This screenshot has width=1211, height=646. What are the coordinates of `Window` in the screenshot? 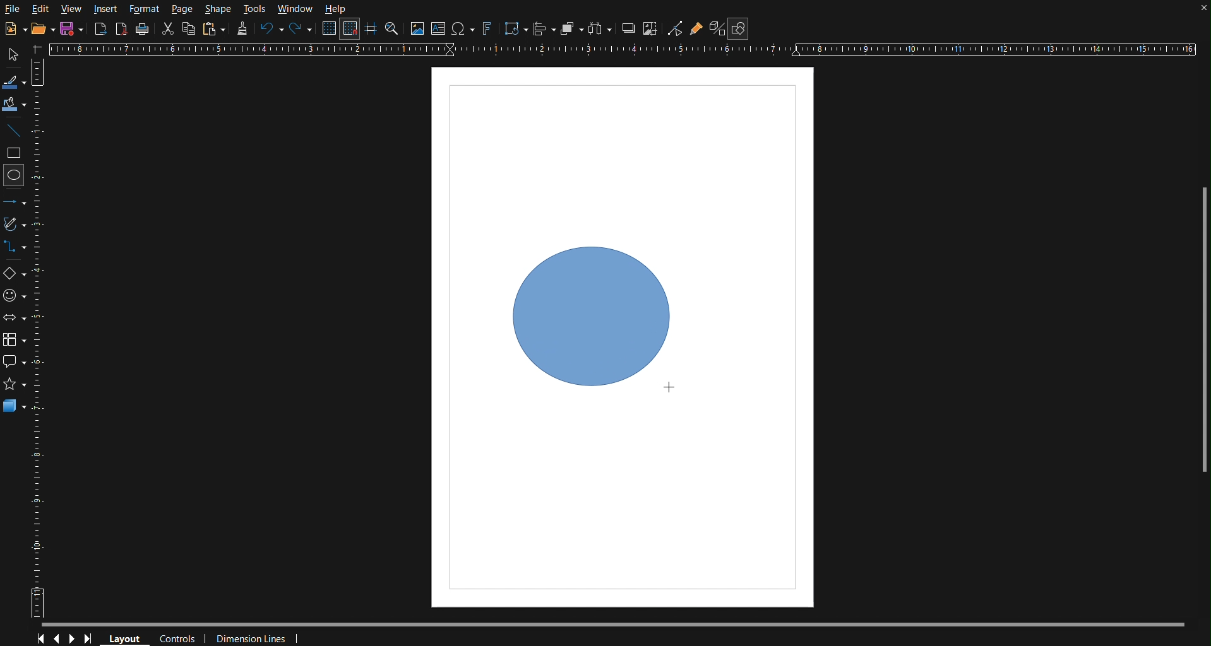 It's located at (295, 8).